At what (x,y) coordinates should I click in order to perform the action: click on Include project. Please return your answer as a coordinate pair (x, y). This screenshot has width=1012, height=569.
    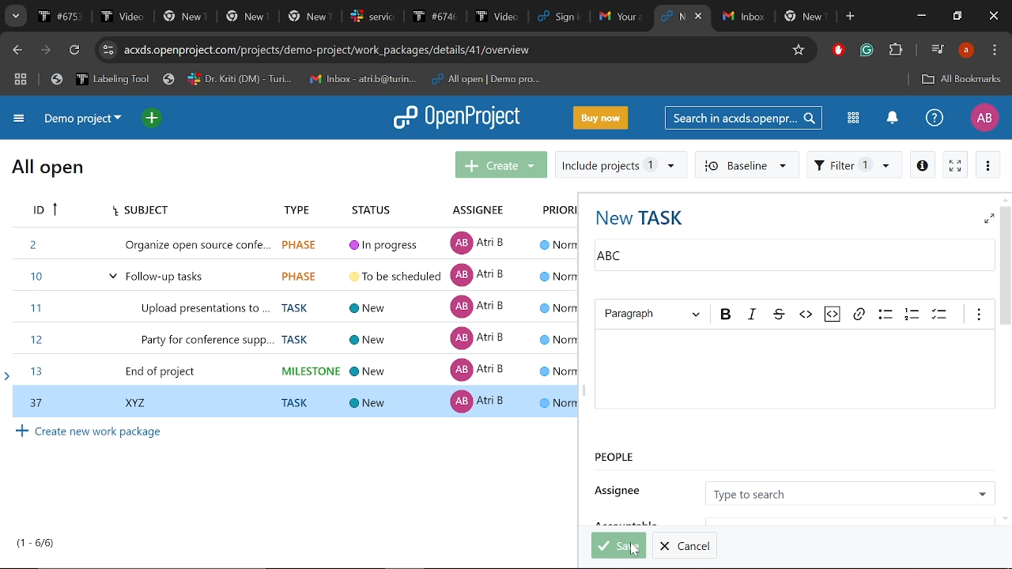
    Looking at the image, I should click on (621, 165).